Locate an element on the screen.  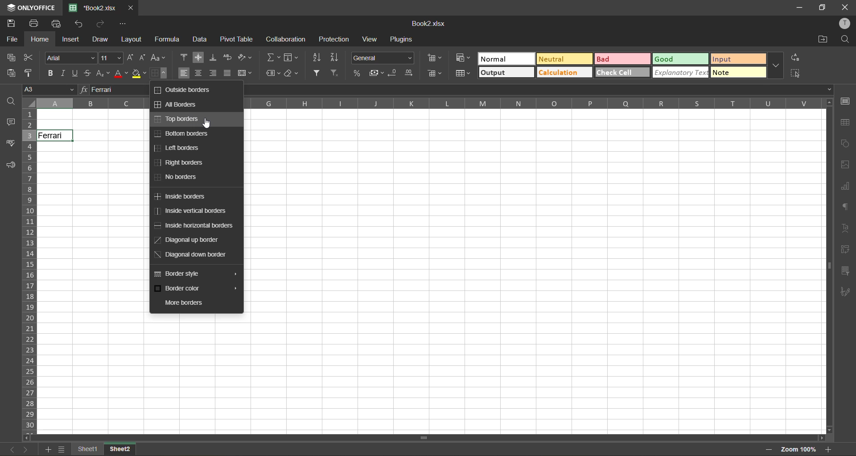
replace is located at coordinates (795, 58).